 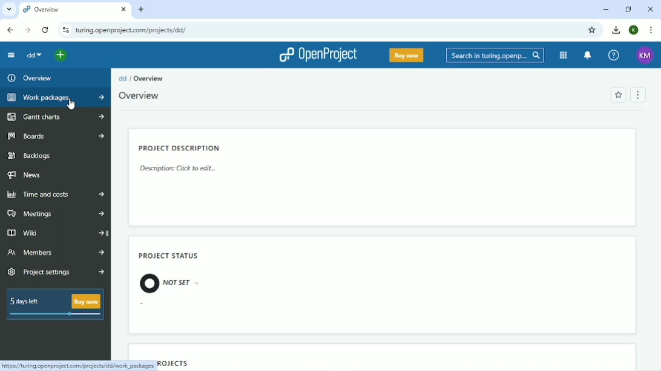 I want to click on Customize and control google chrome, so click(x=653, y=30).